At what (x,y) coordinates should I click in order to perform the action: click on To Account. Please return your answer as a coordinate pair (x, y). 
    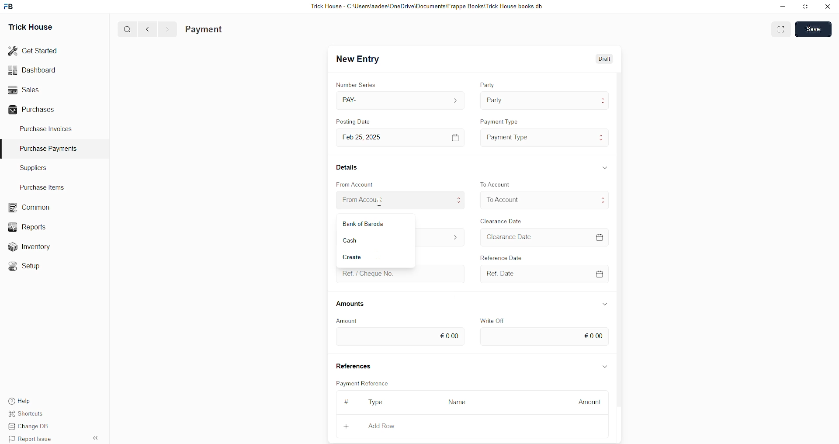
    Looking at the image, I should click on (503, 199).